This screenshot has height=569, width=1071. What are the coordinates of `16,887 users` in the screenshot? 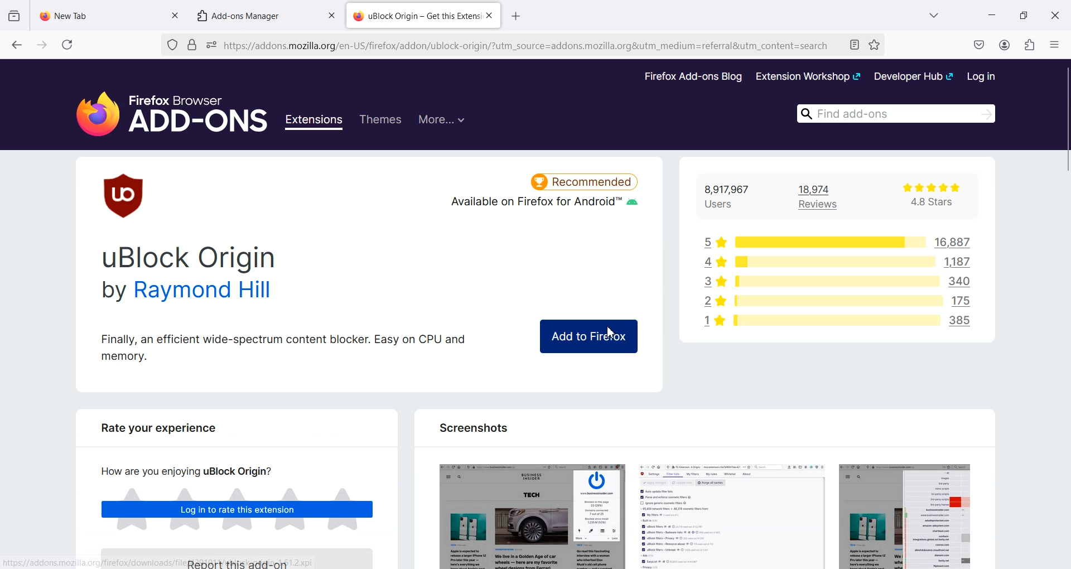 It's located at (947, 242).